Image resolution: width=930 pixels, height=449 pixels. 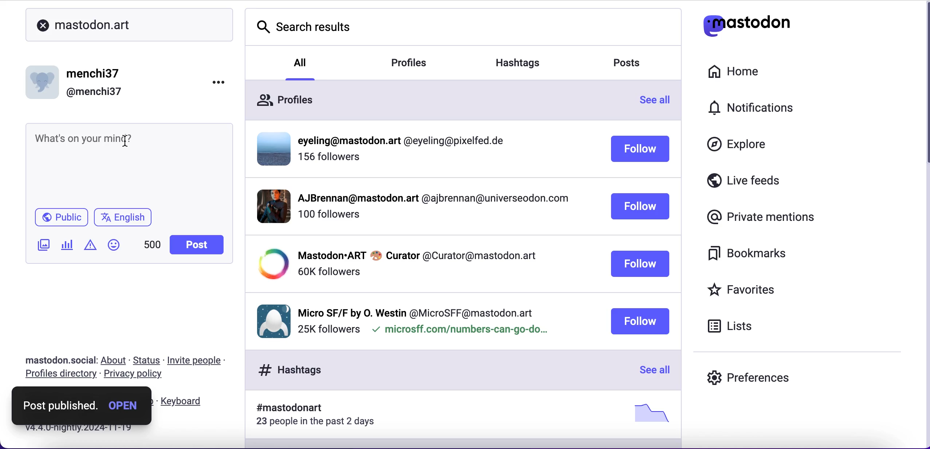 I want to click on 23 people in the past 2 days, so click(x=320, y=423).